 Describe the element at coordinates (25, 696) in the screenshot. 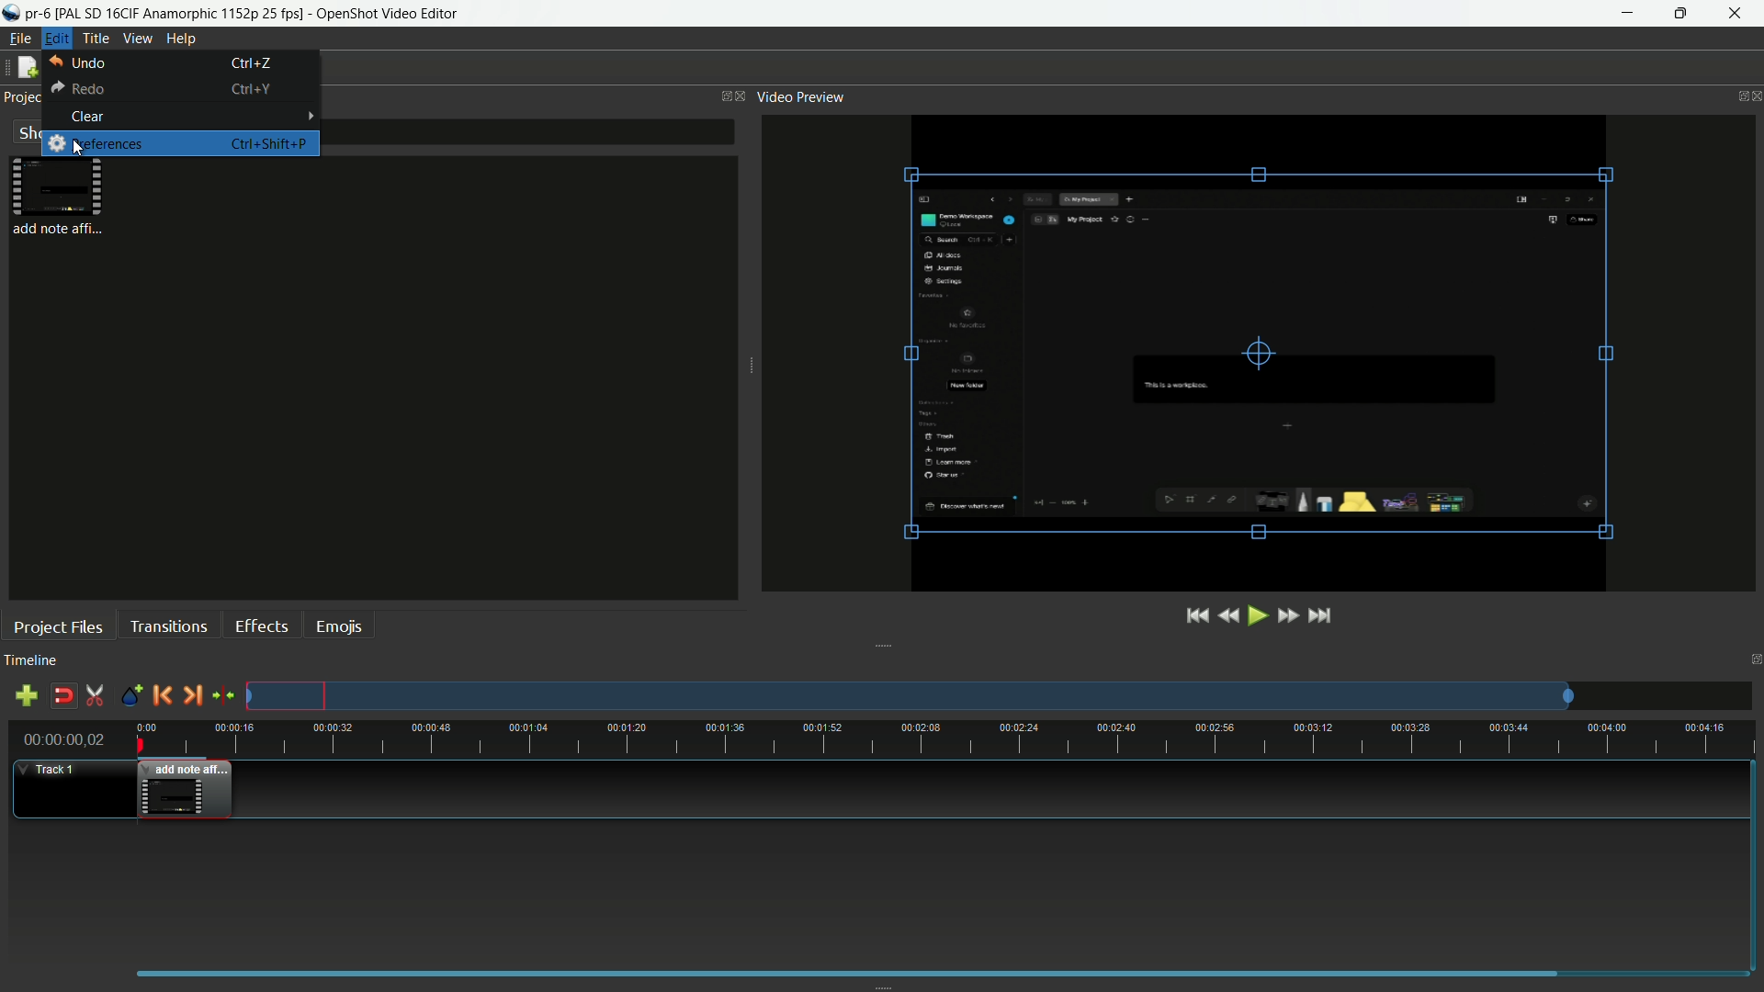

I see `add track` at that location.